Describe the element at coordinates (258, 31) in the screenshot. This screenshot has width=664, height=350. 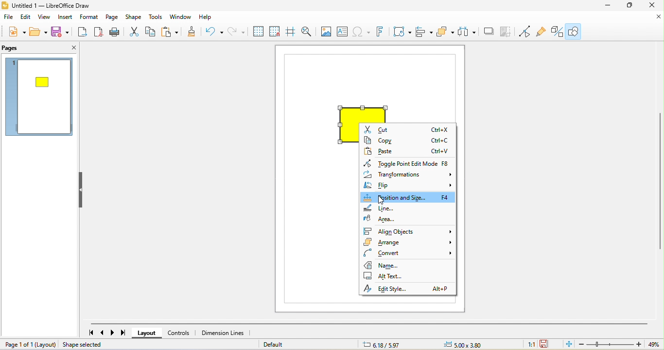
I see `display grid` at that location.